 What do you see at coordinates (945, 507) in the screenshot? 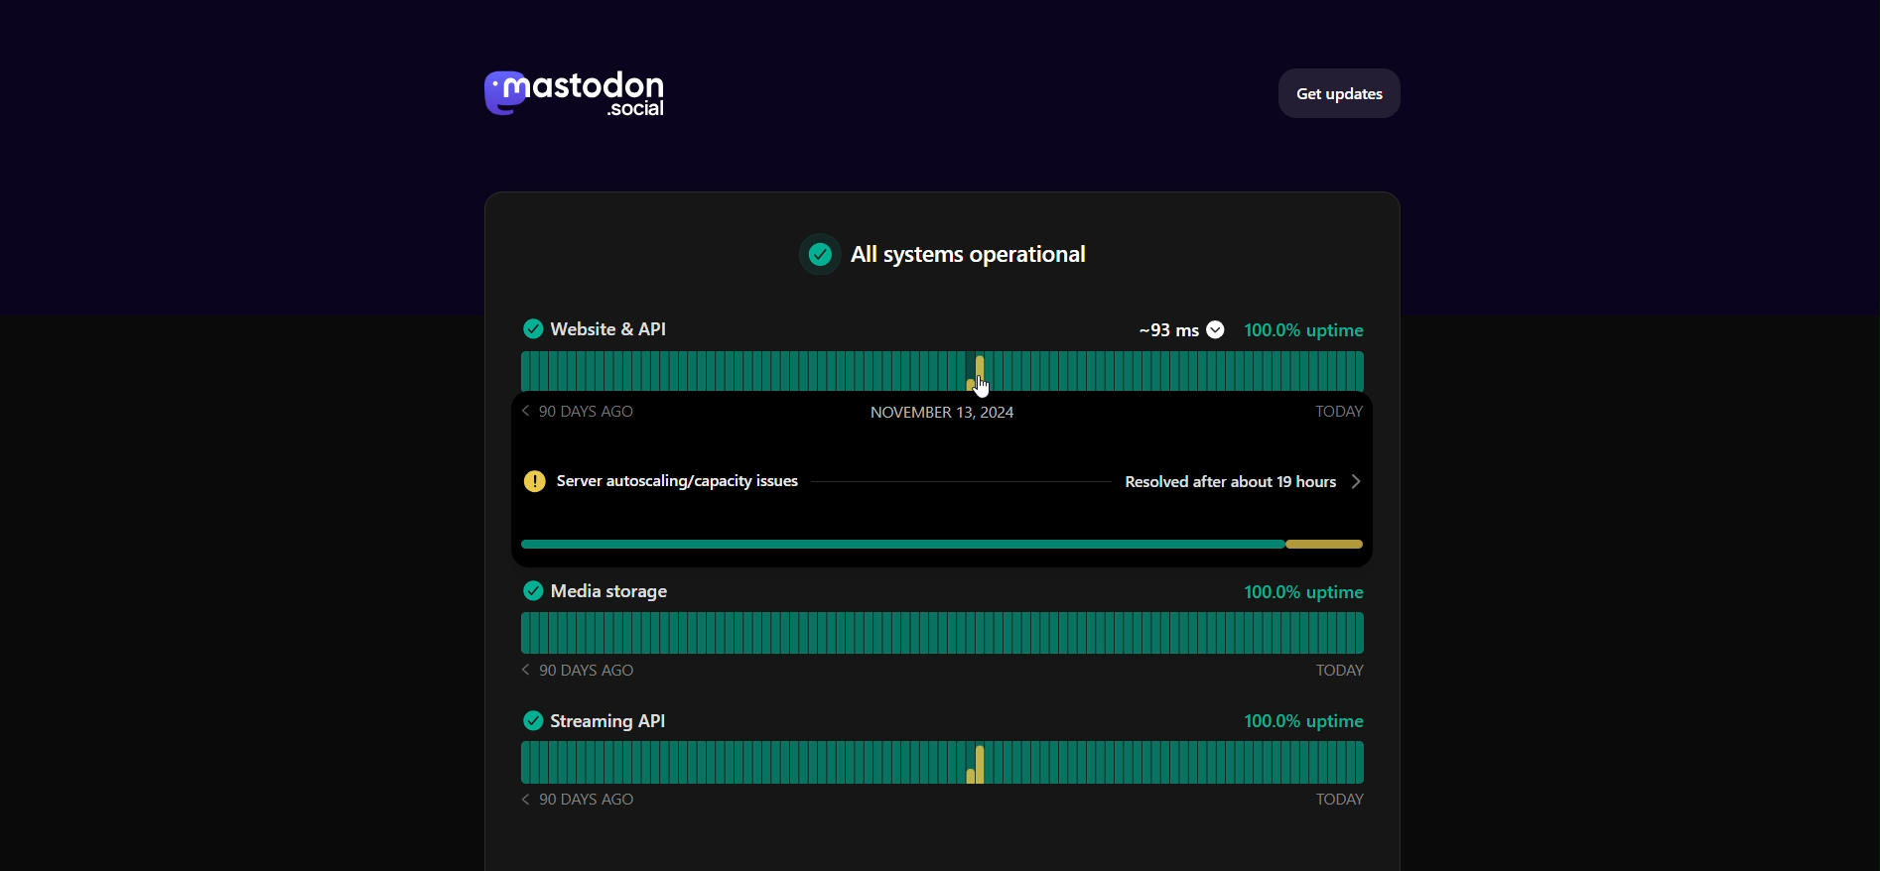
I see `issues in Website and API` at bounding box center [945, 507].